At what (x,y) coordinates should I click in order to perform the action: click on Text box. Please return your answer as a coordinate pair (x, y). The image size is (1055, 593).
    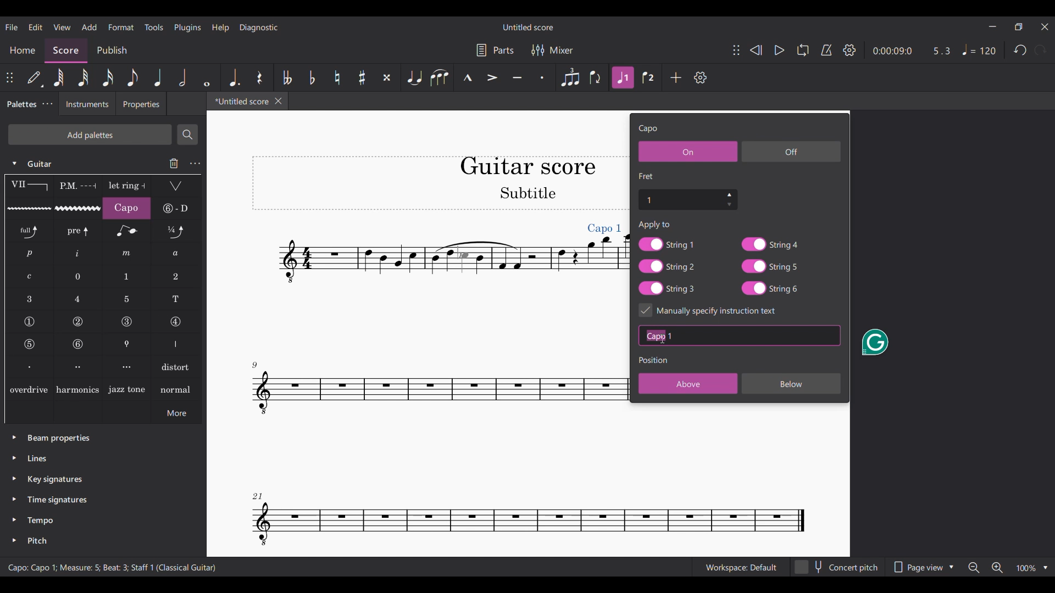
    Looking at the image, I should click on (740, 335).